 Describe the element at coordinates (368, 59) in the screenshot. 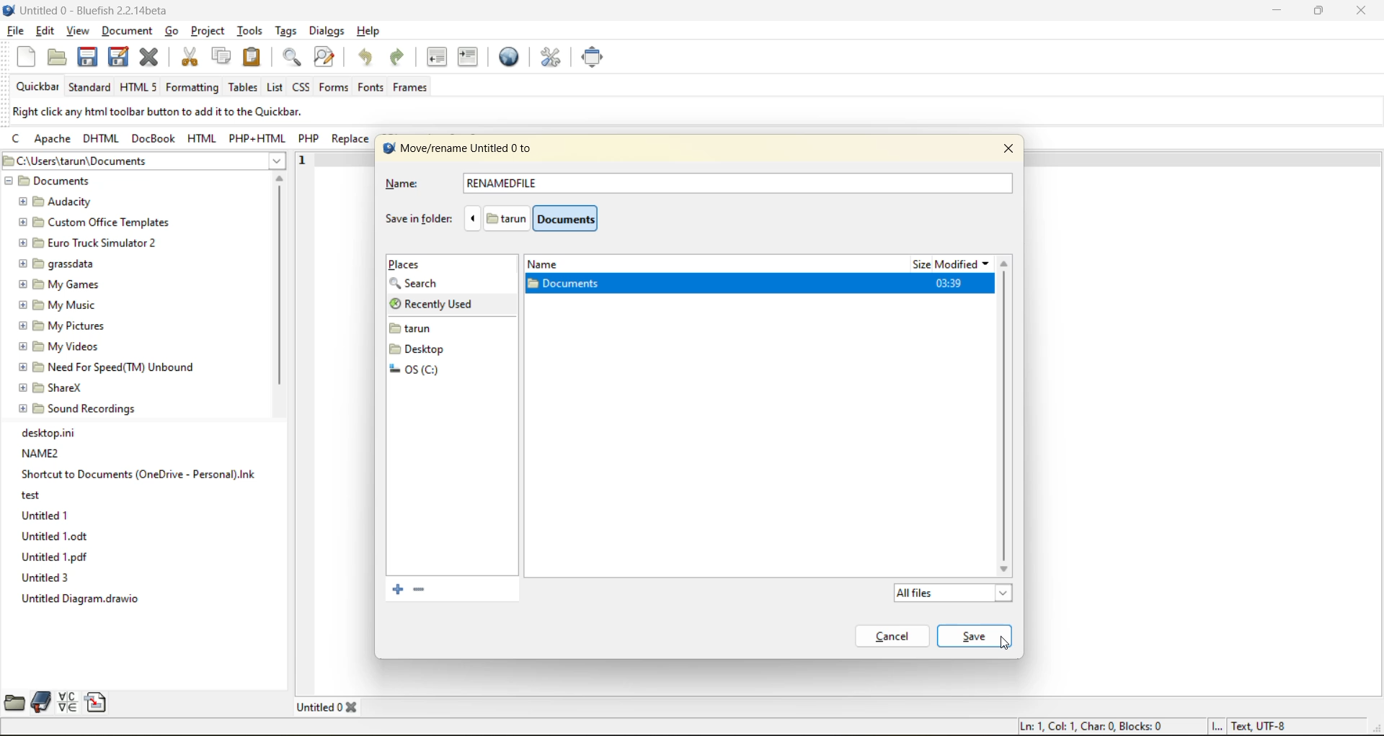

I see `undo` at that location.